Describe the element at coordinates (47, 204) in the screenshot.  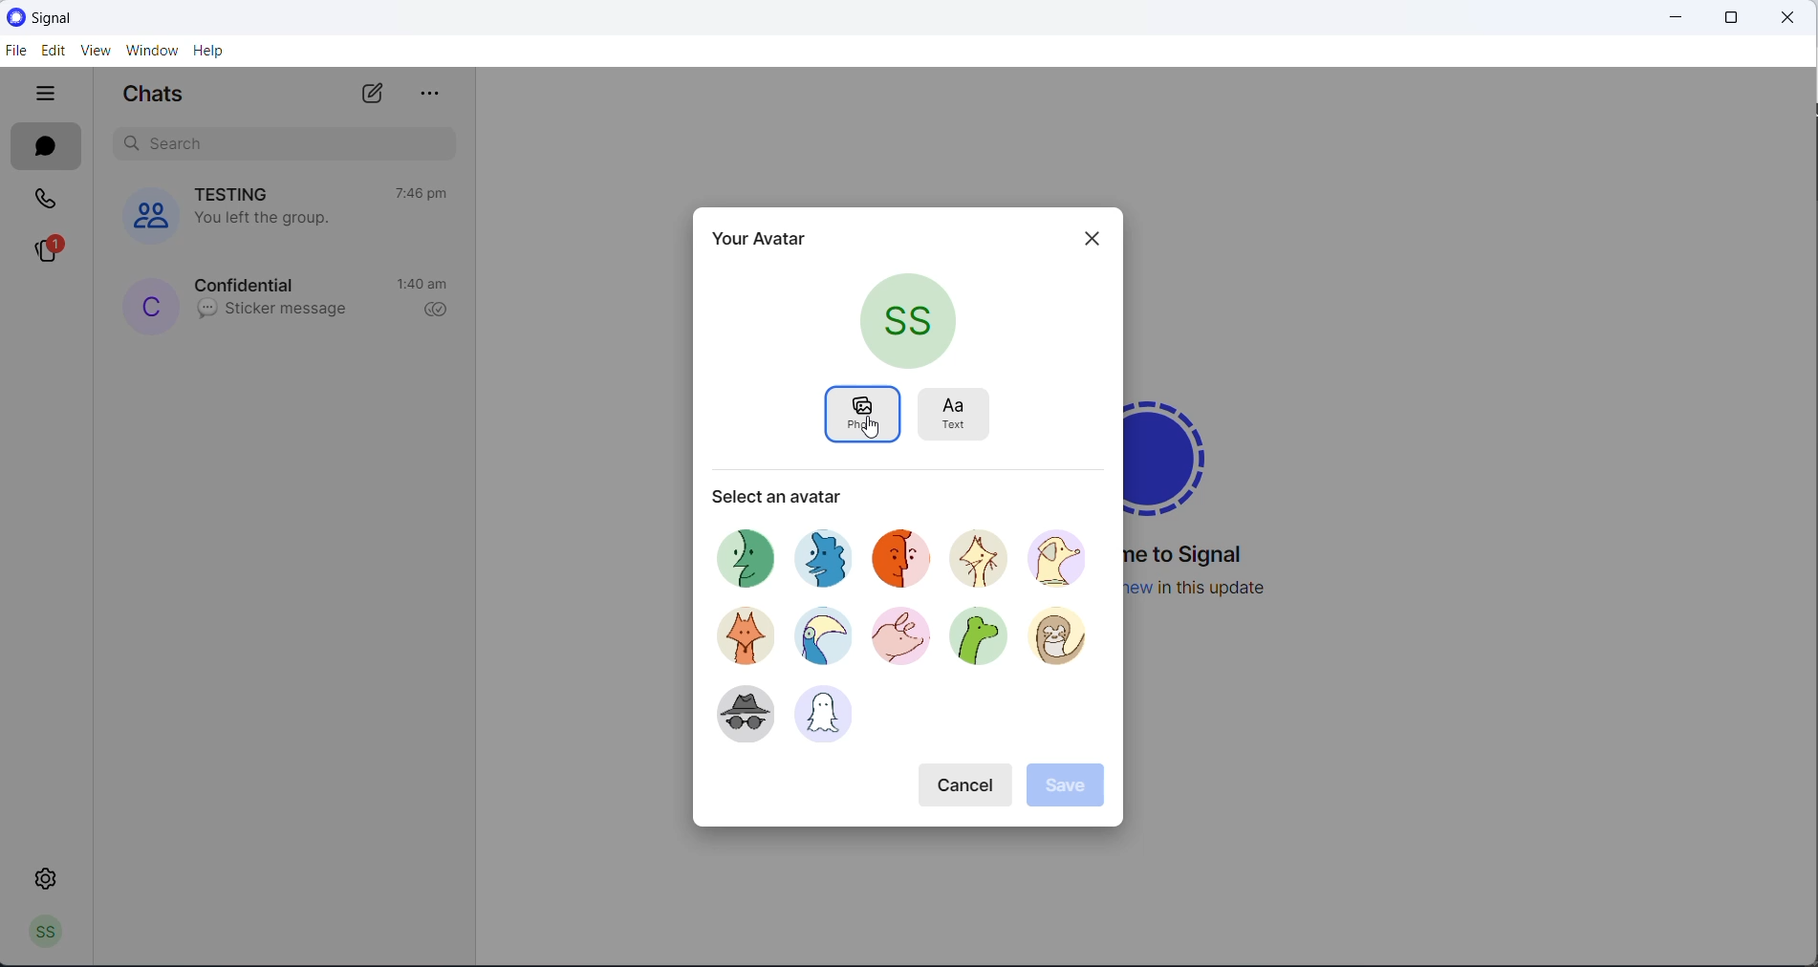
I see `calls` at that location.